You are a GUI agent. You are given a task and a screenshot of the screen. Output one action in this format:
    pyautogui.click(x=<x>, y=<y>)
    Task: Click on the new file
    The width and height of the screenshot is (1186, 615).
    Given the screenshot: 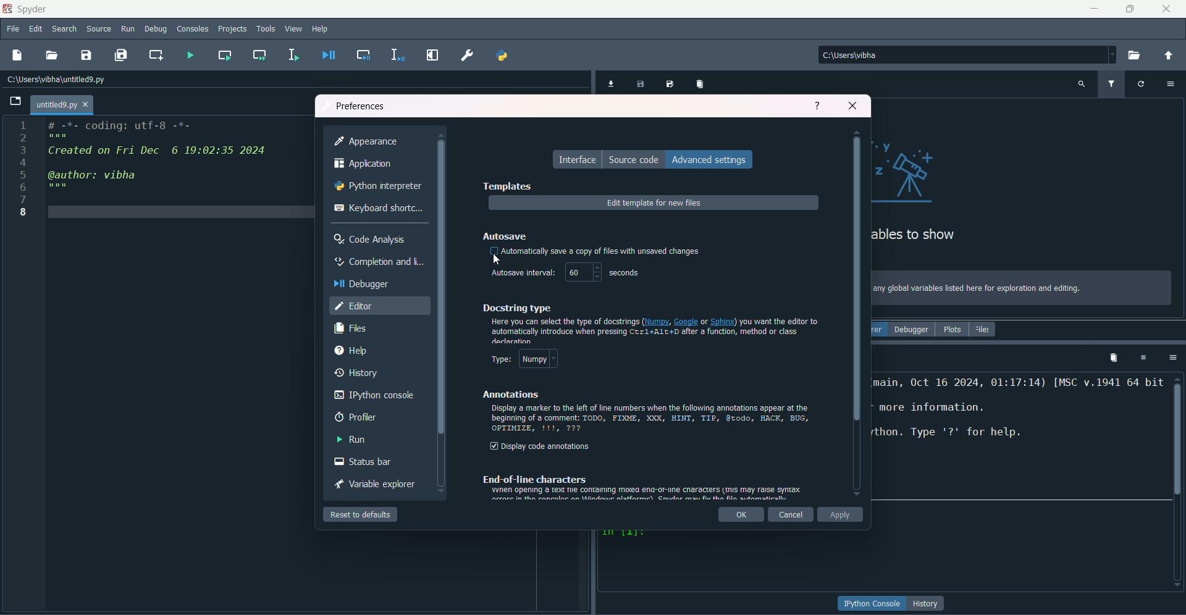 What is the action you would take?
    pyautogui.click(x=17, y=55)
    